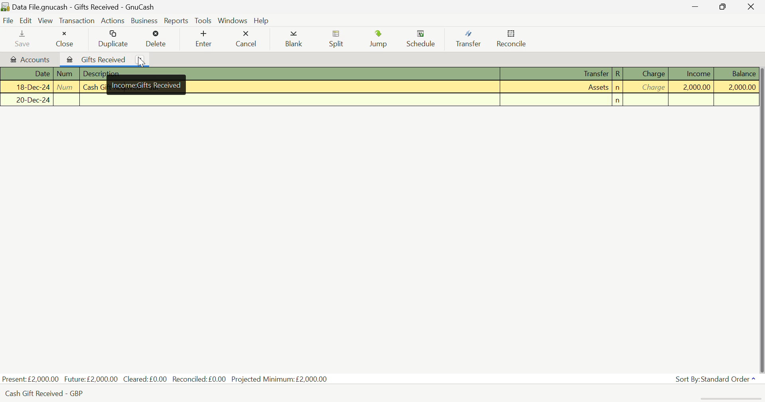 The width and height of the screenshot is (765, 402). I want to click on Cash Gift Received - GBP, so click(50, 394).